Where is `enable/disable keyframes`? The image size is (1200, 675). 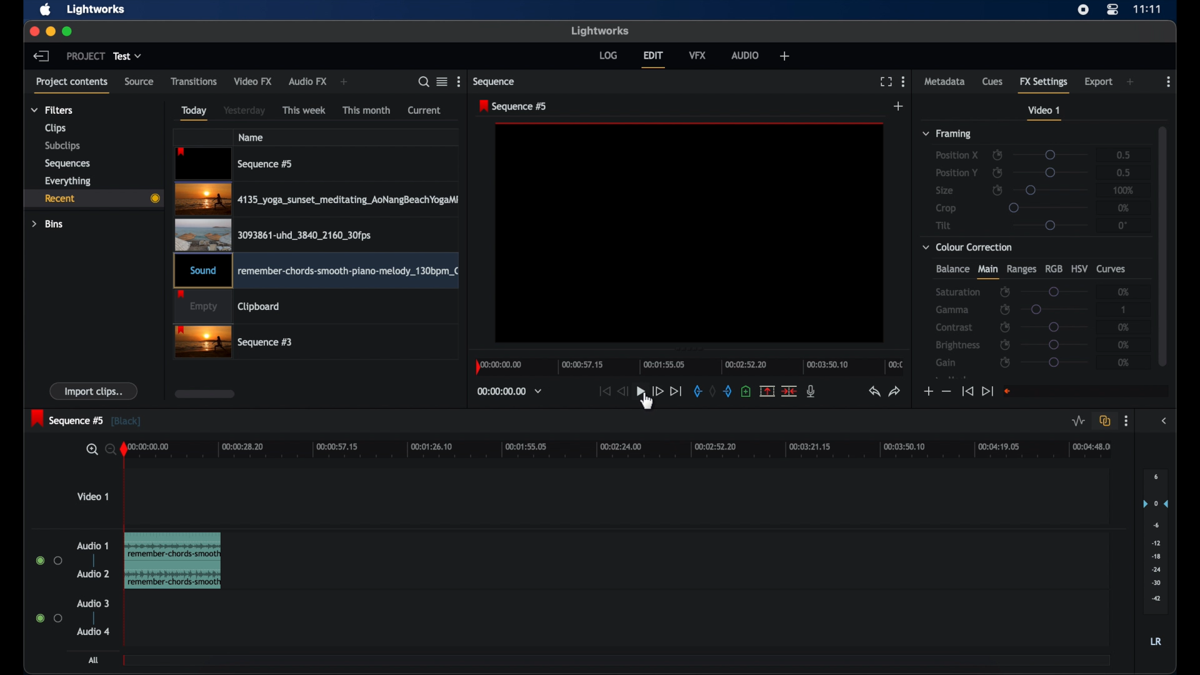 enable/disable keyframes is located at coordinates (1005, 292).